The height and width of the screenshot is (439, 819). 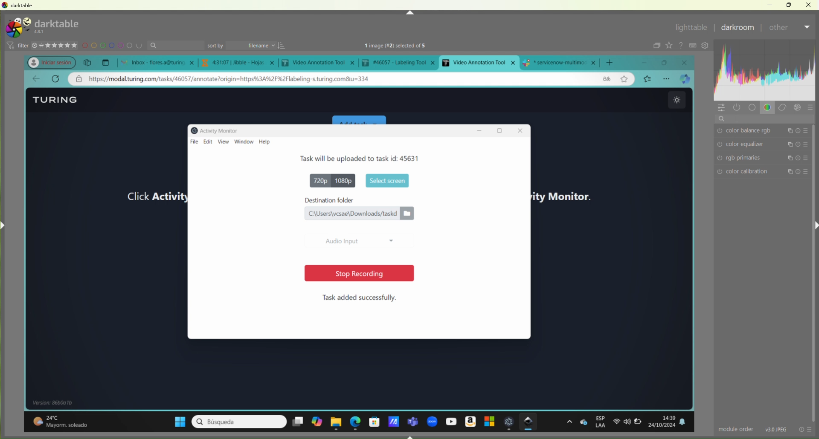 I want to click on options, so click(x=668, y=78).